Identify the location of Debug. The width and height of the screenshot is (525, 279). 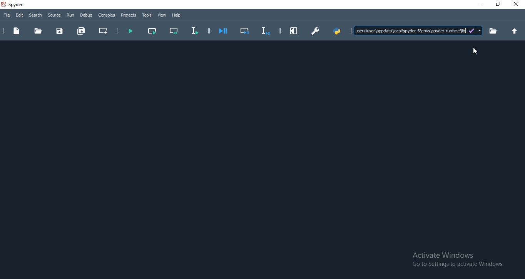
(86, 15).